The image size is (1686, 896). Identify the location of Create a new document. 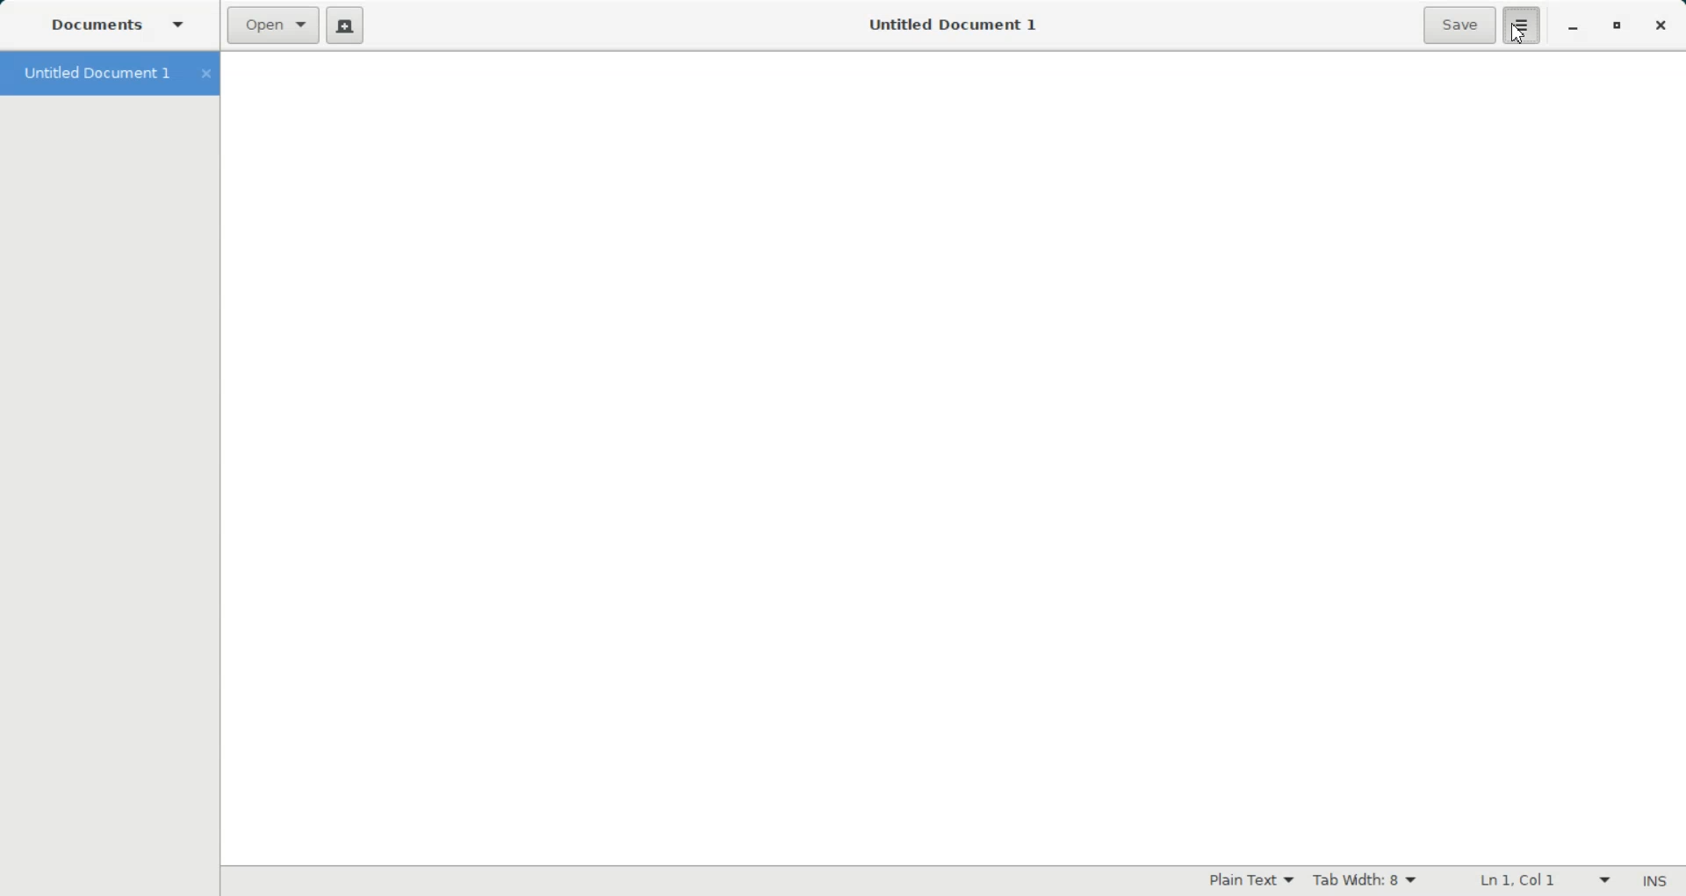
(346, 24).